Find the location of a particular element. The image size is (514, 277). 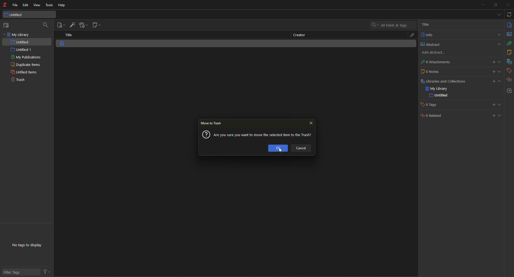

notes is located at coordinates (509, 52).